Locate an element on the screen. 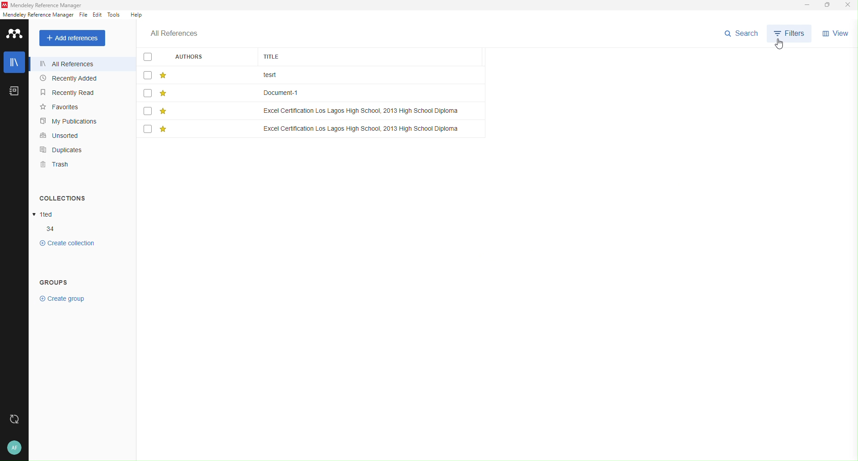 This screenshot has width=858, height=461. Search is located at coordinates (742, 33).